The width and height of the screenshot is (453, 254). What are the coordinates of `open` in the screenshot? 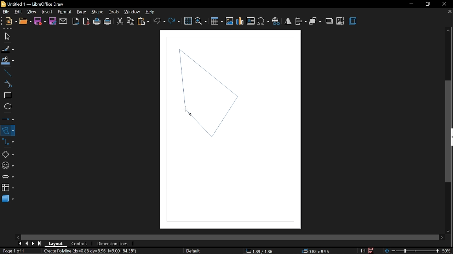 It's located at (25, 22).